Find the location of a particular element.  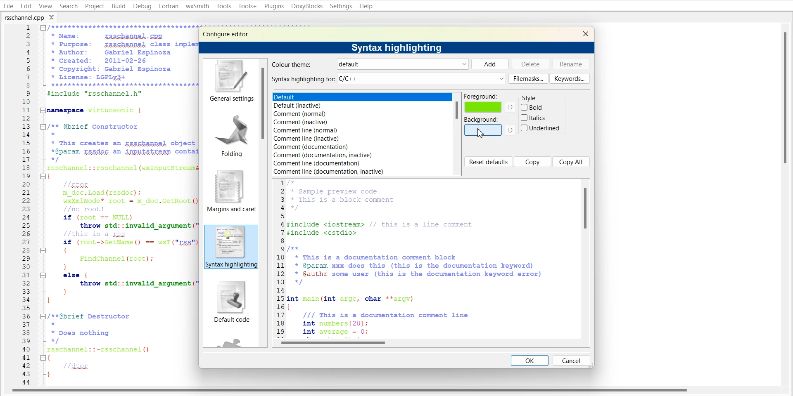

Italics is located at coordinates (534, 118).